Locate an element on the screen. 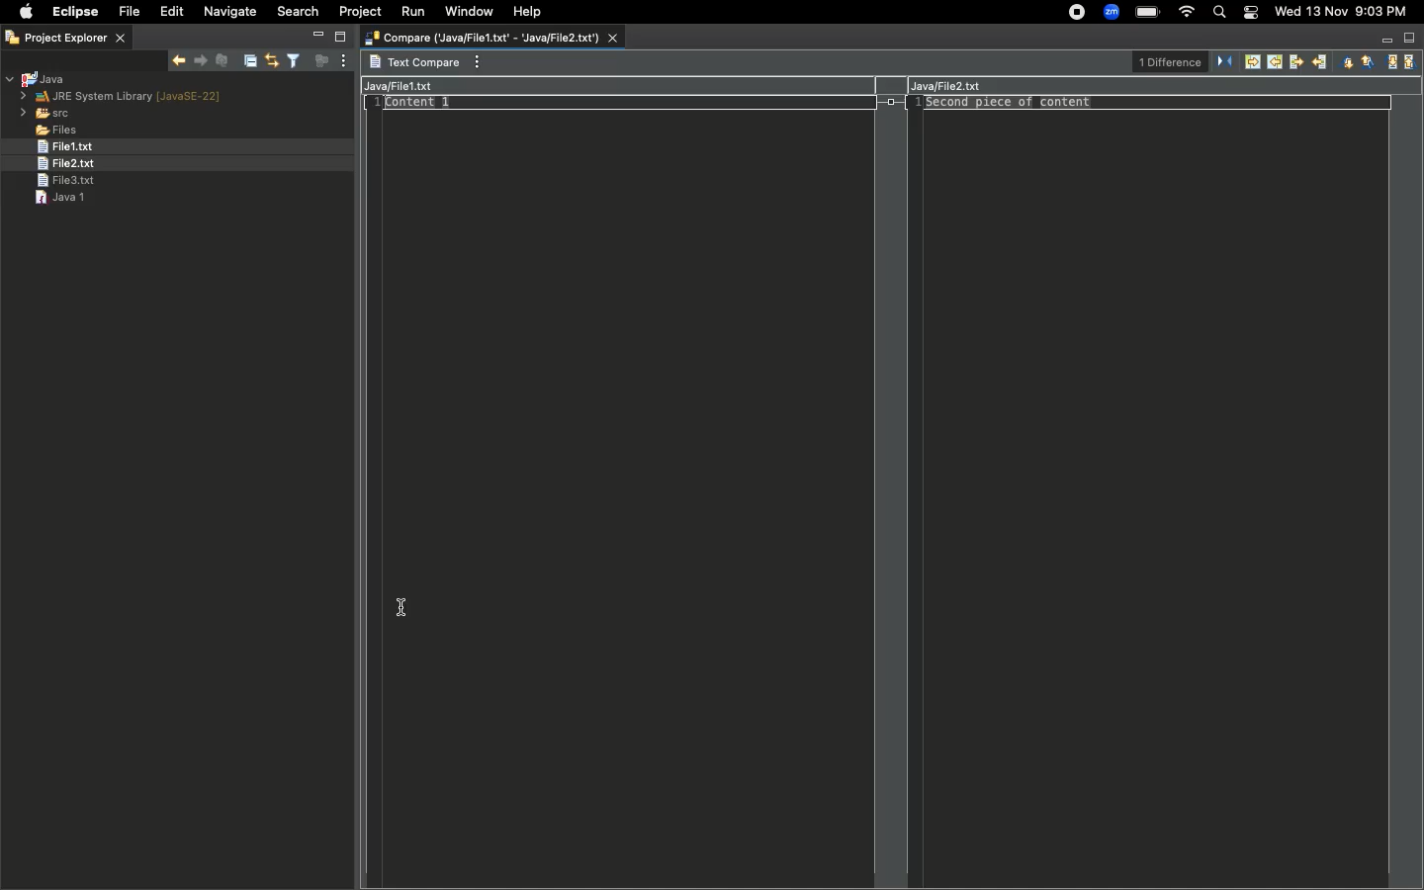 Image resolution: width=1424 pixels, height=890 pixels. Previous difference  is located at coordinates (1367, 63).